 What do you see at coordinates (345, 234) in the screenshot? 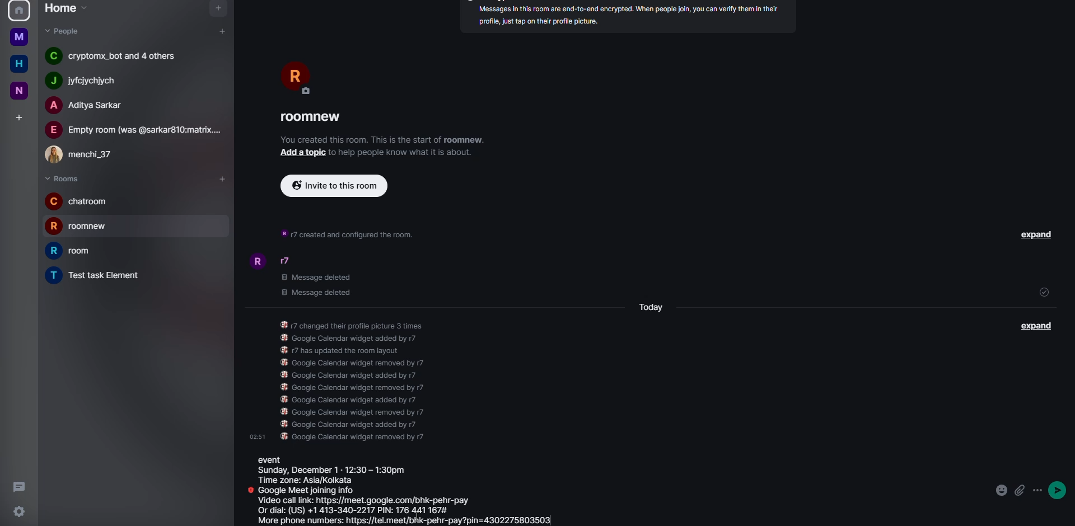
I see `info` at bounding box center [345, 234].